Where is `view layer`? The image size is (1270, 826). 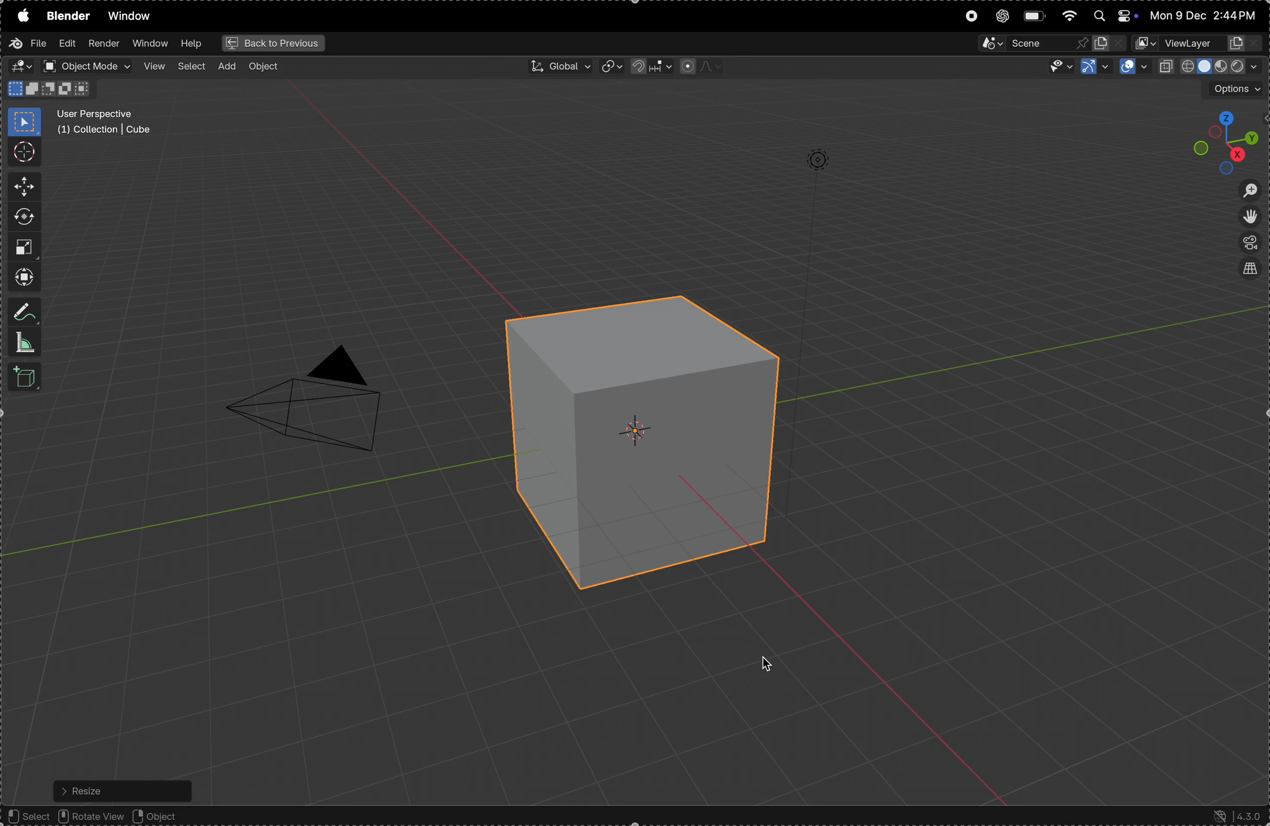
view layer is located at coordinates (1201, 44).